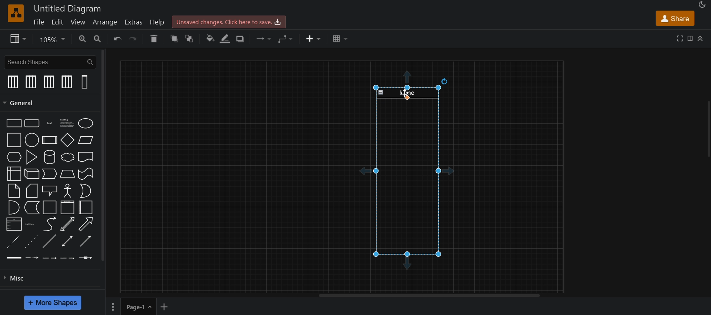  What do you see at coordinates (86, 224) in the screenshot?
I see `arrow` at bounding box center [86, 224].